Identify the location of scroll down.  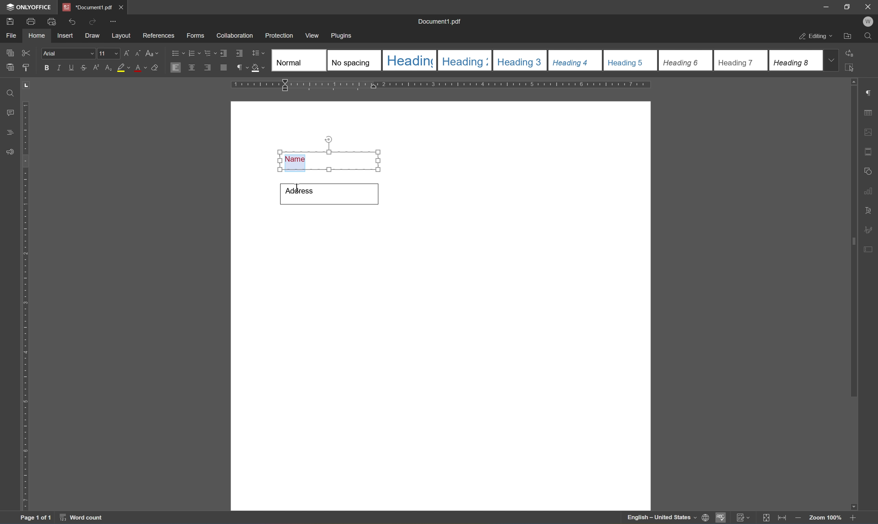
(851, 505).